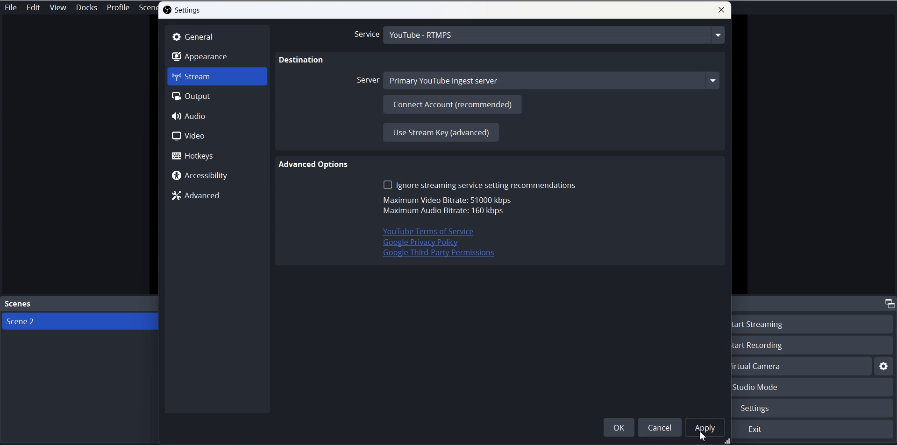 The width and height of the screenshot is (897, 445). Describe the element at coordinates (813, 430) in the screenshot. I see `Exit` at that location.